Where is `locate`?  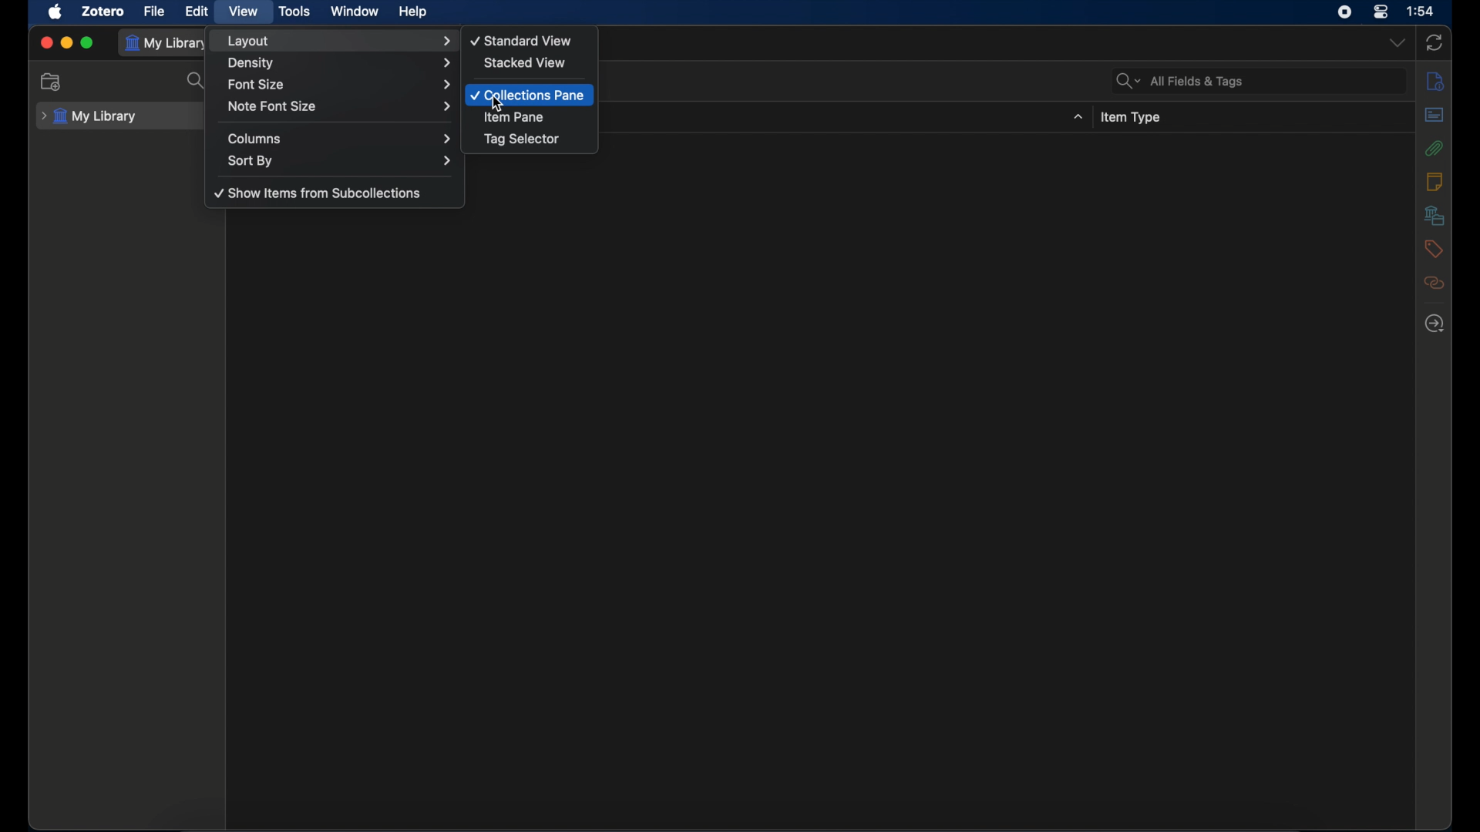
locate is located at coordinates (1435, 324).